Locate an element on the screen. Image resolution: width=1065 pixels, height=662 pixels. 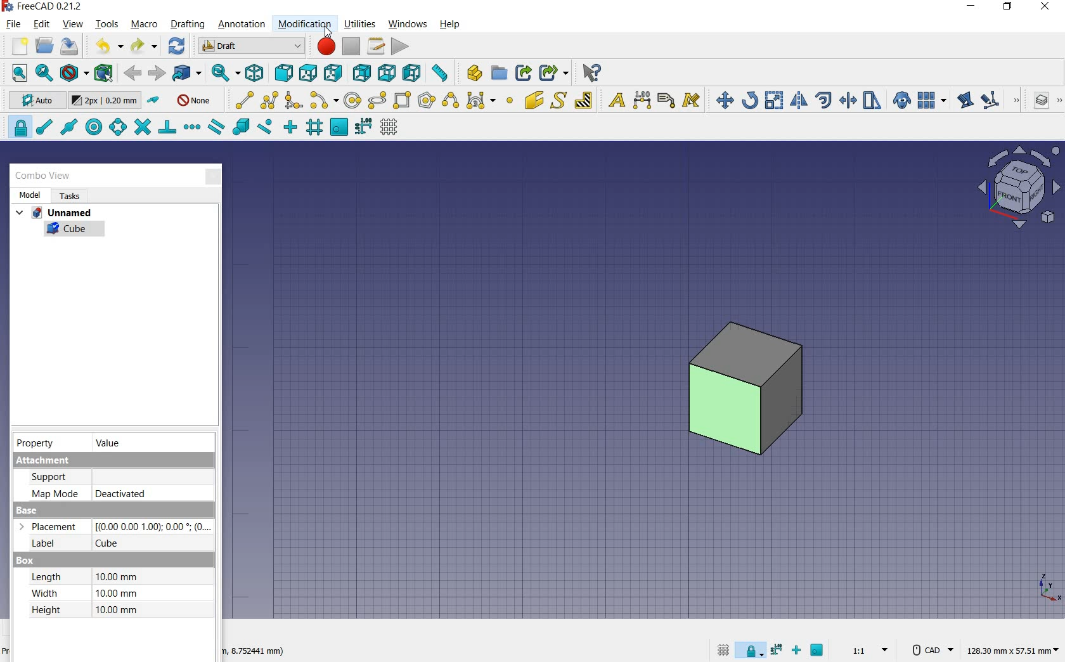
create part is located at coordinates (471, 72).